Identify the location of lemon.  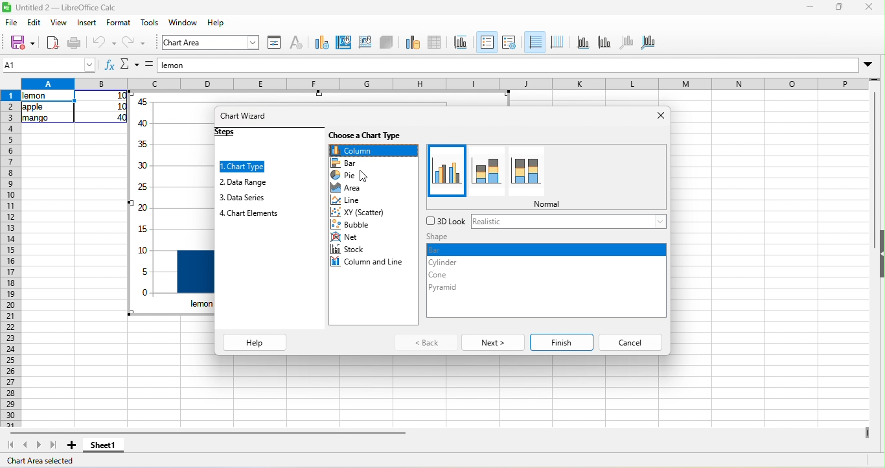
(507, 65).